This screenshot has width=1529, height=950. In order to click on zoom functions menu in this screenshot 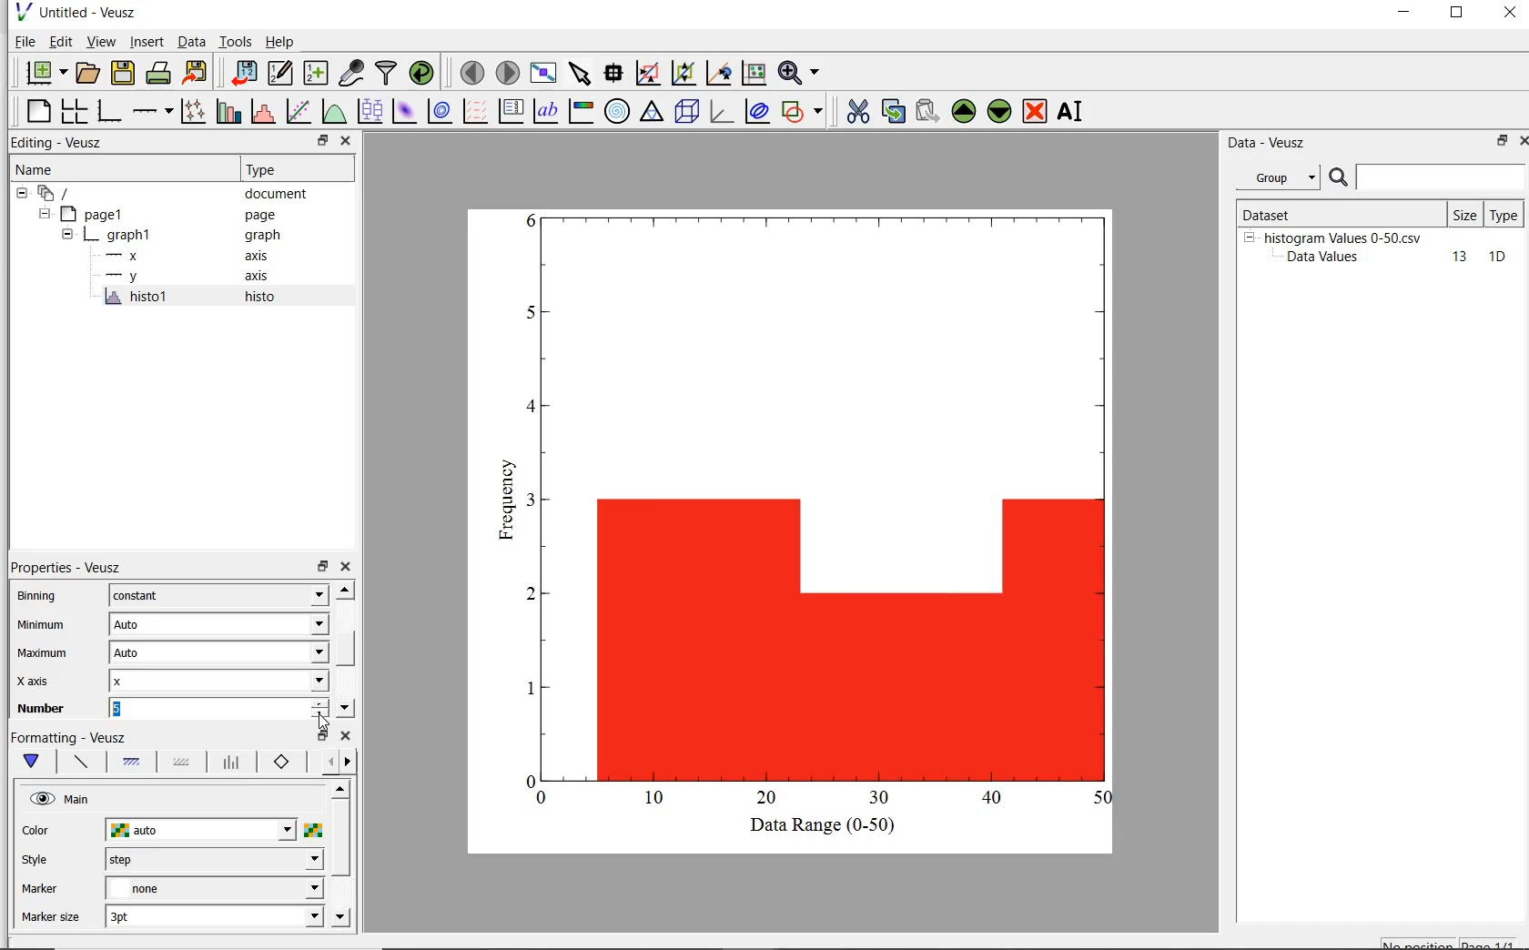, I will do `click(799, 73)`.